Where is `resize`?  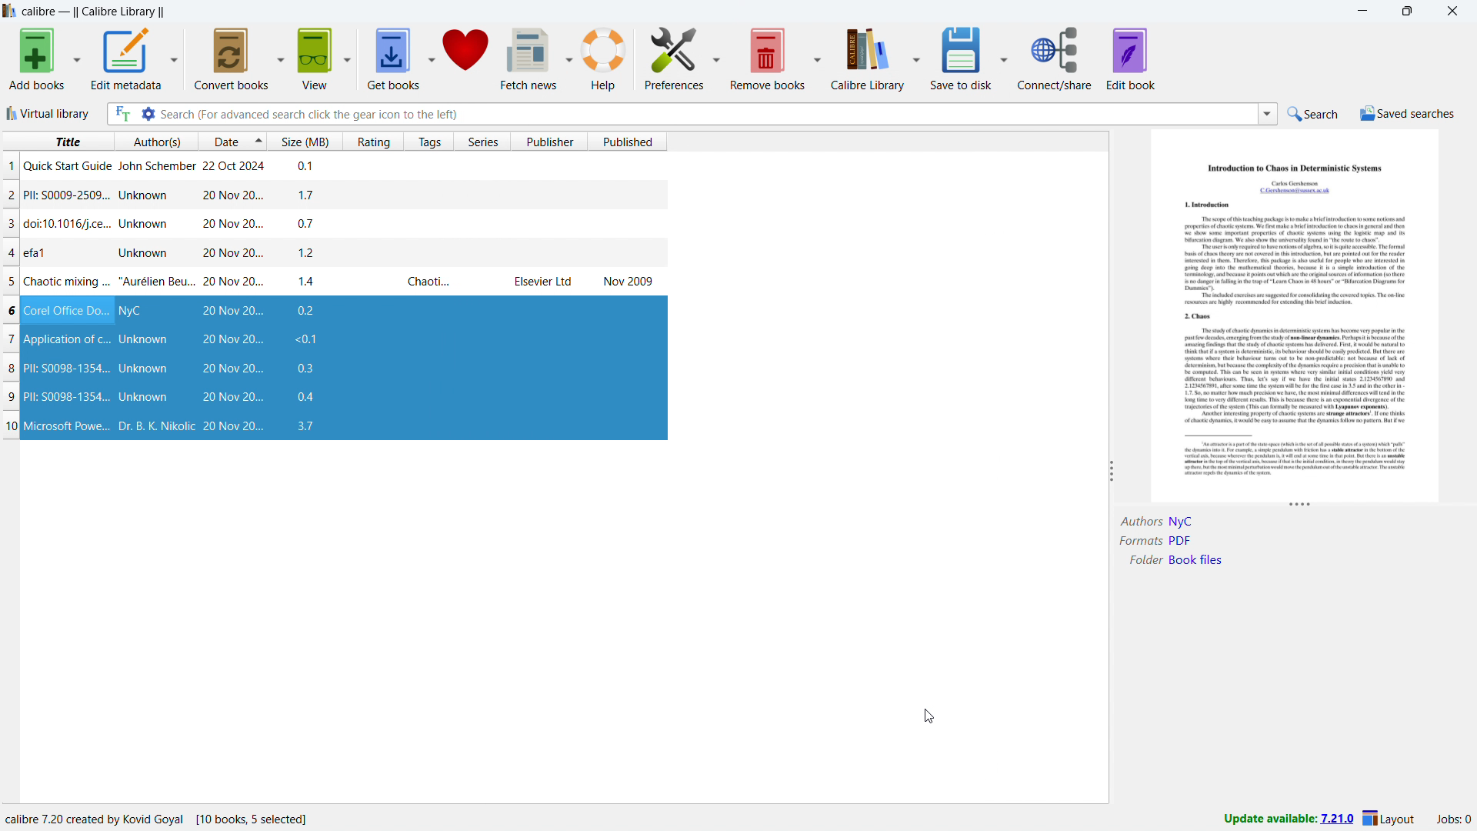 resize is located at coordinates (1300, 506).